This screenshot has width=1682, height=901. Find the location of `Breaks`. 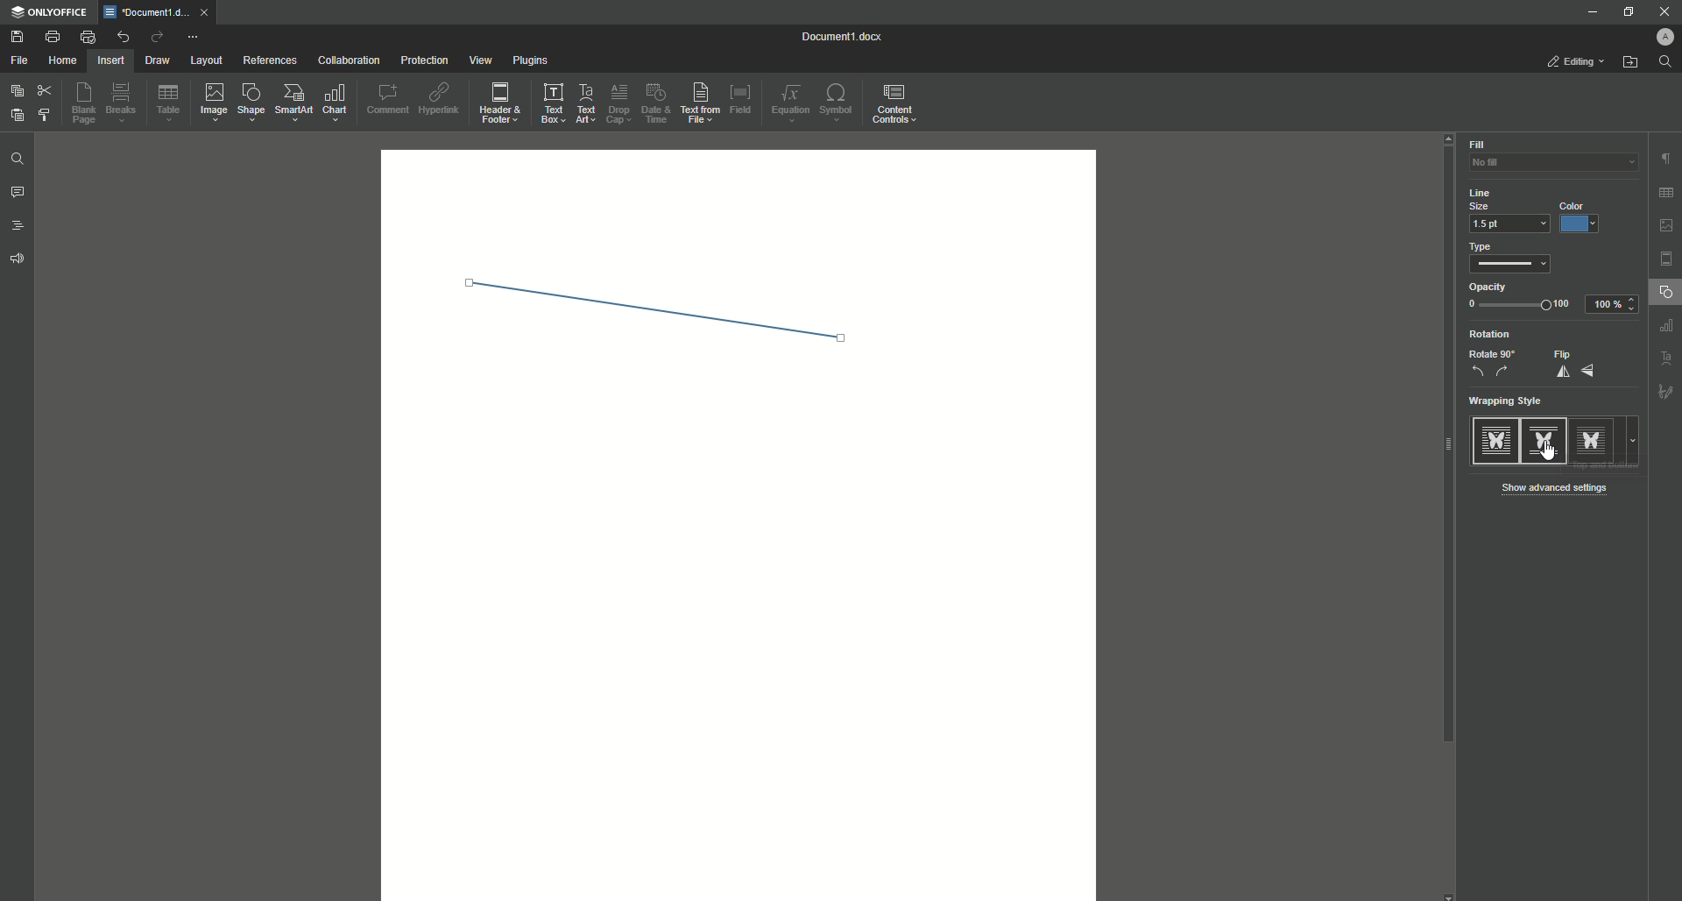

Breaks is located at coordinates (124, 104).